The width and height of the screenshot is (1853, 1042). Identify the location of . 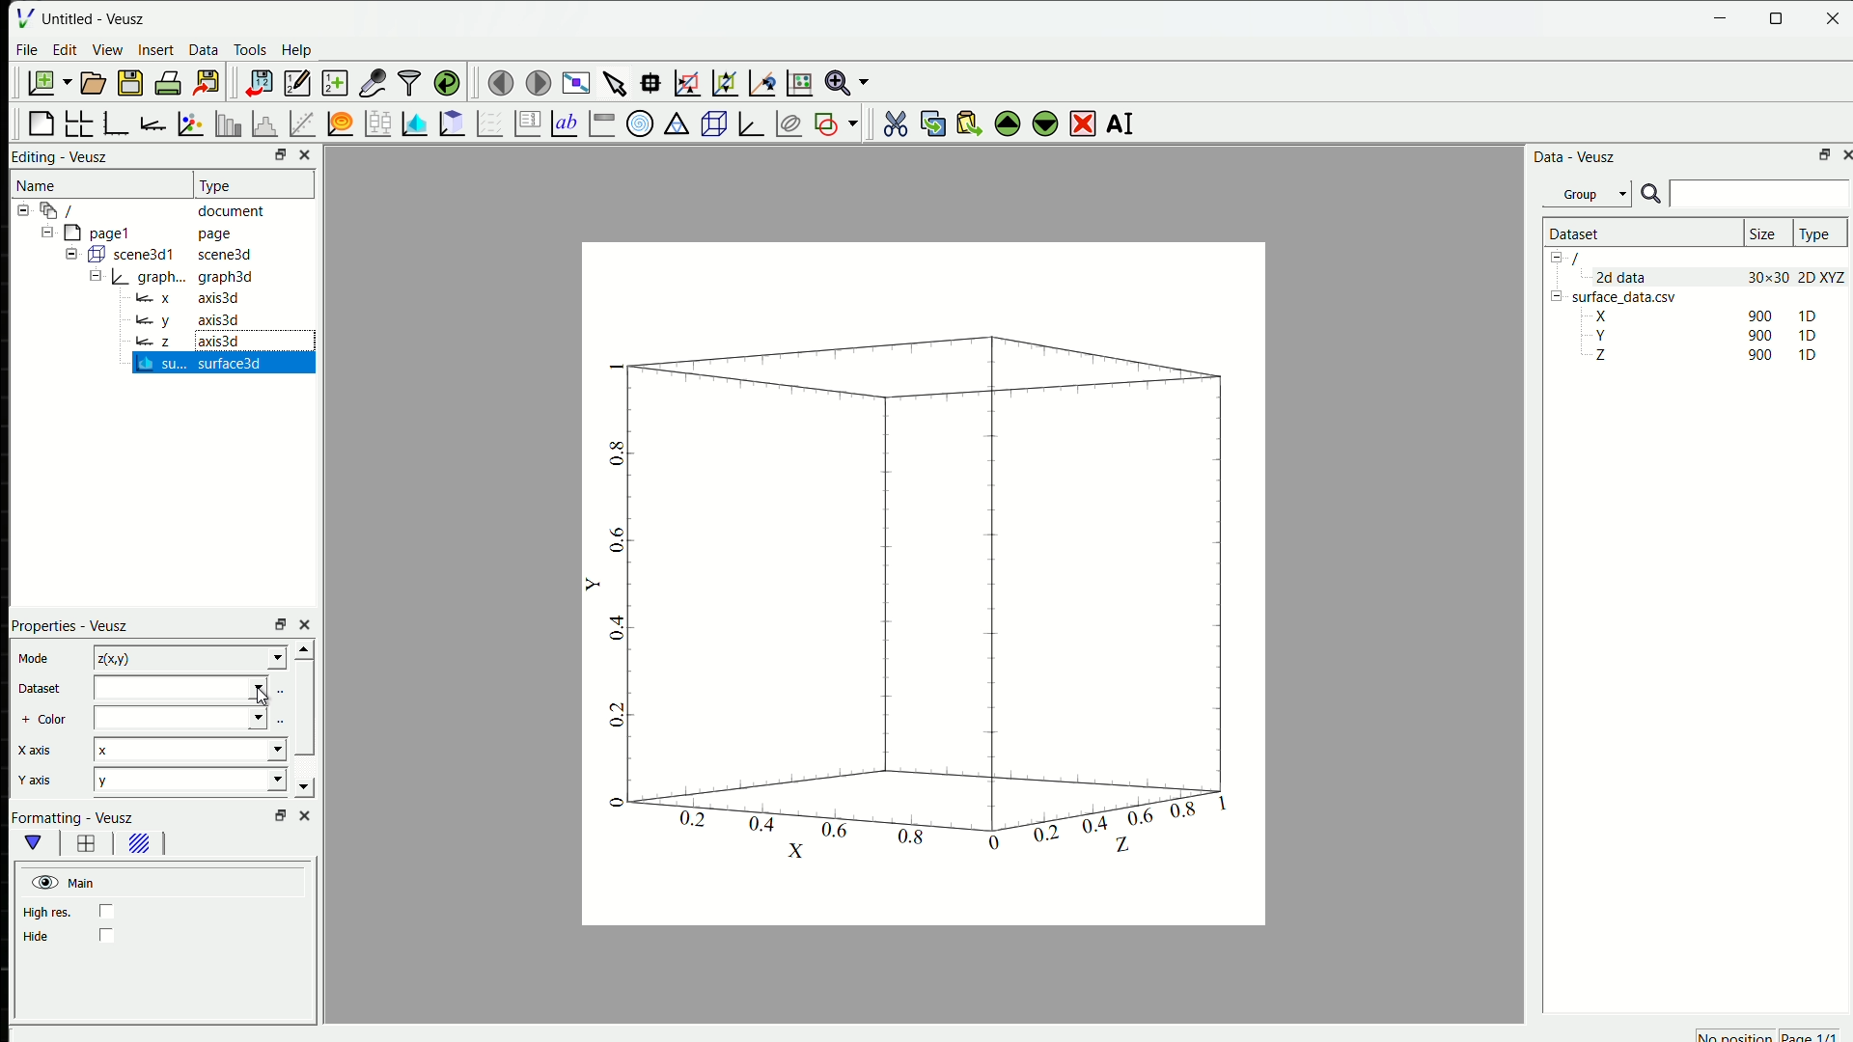
(148, 276).